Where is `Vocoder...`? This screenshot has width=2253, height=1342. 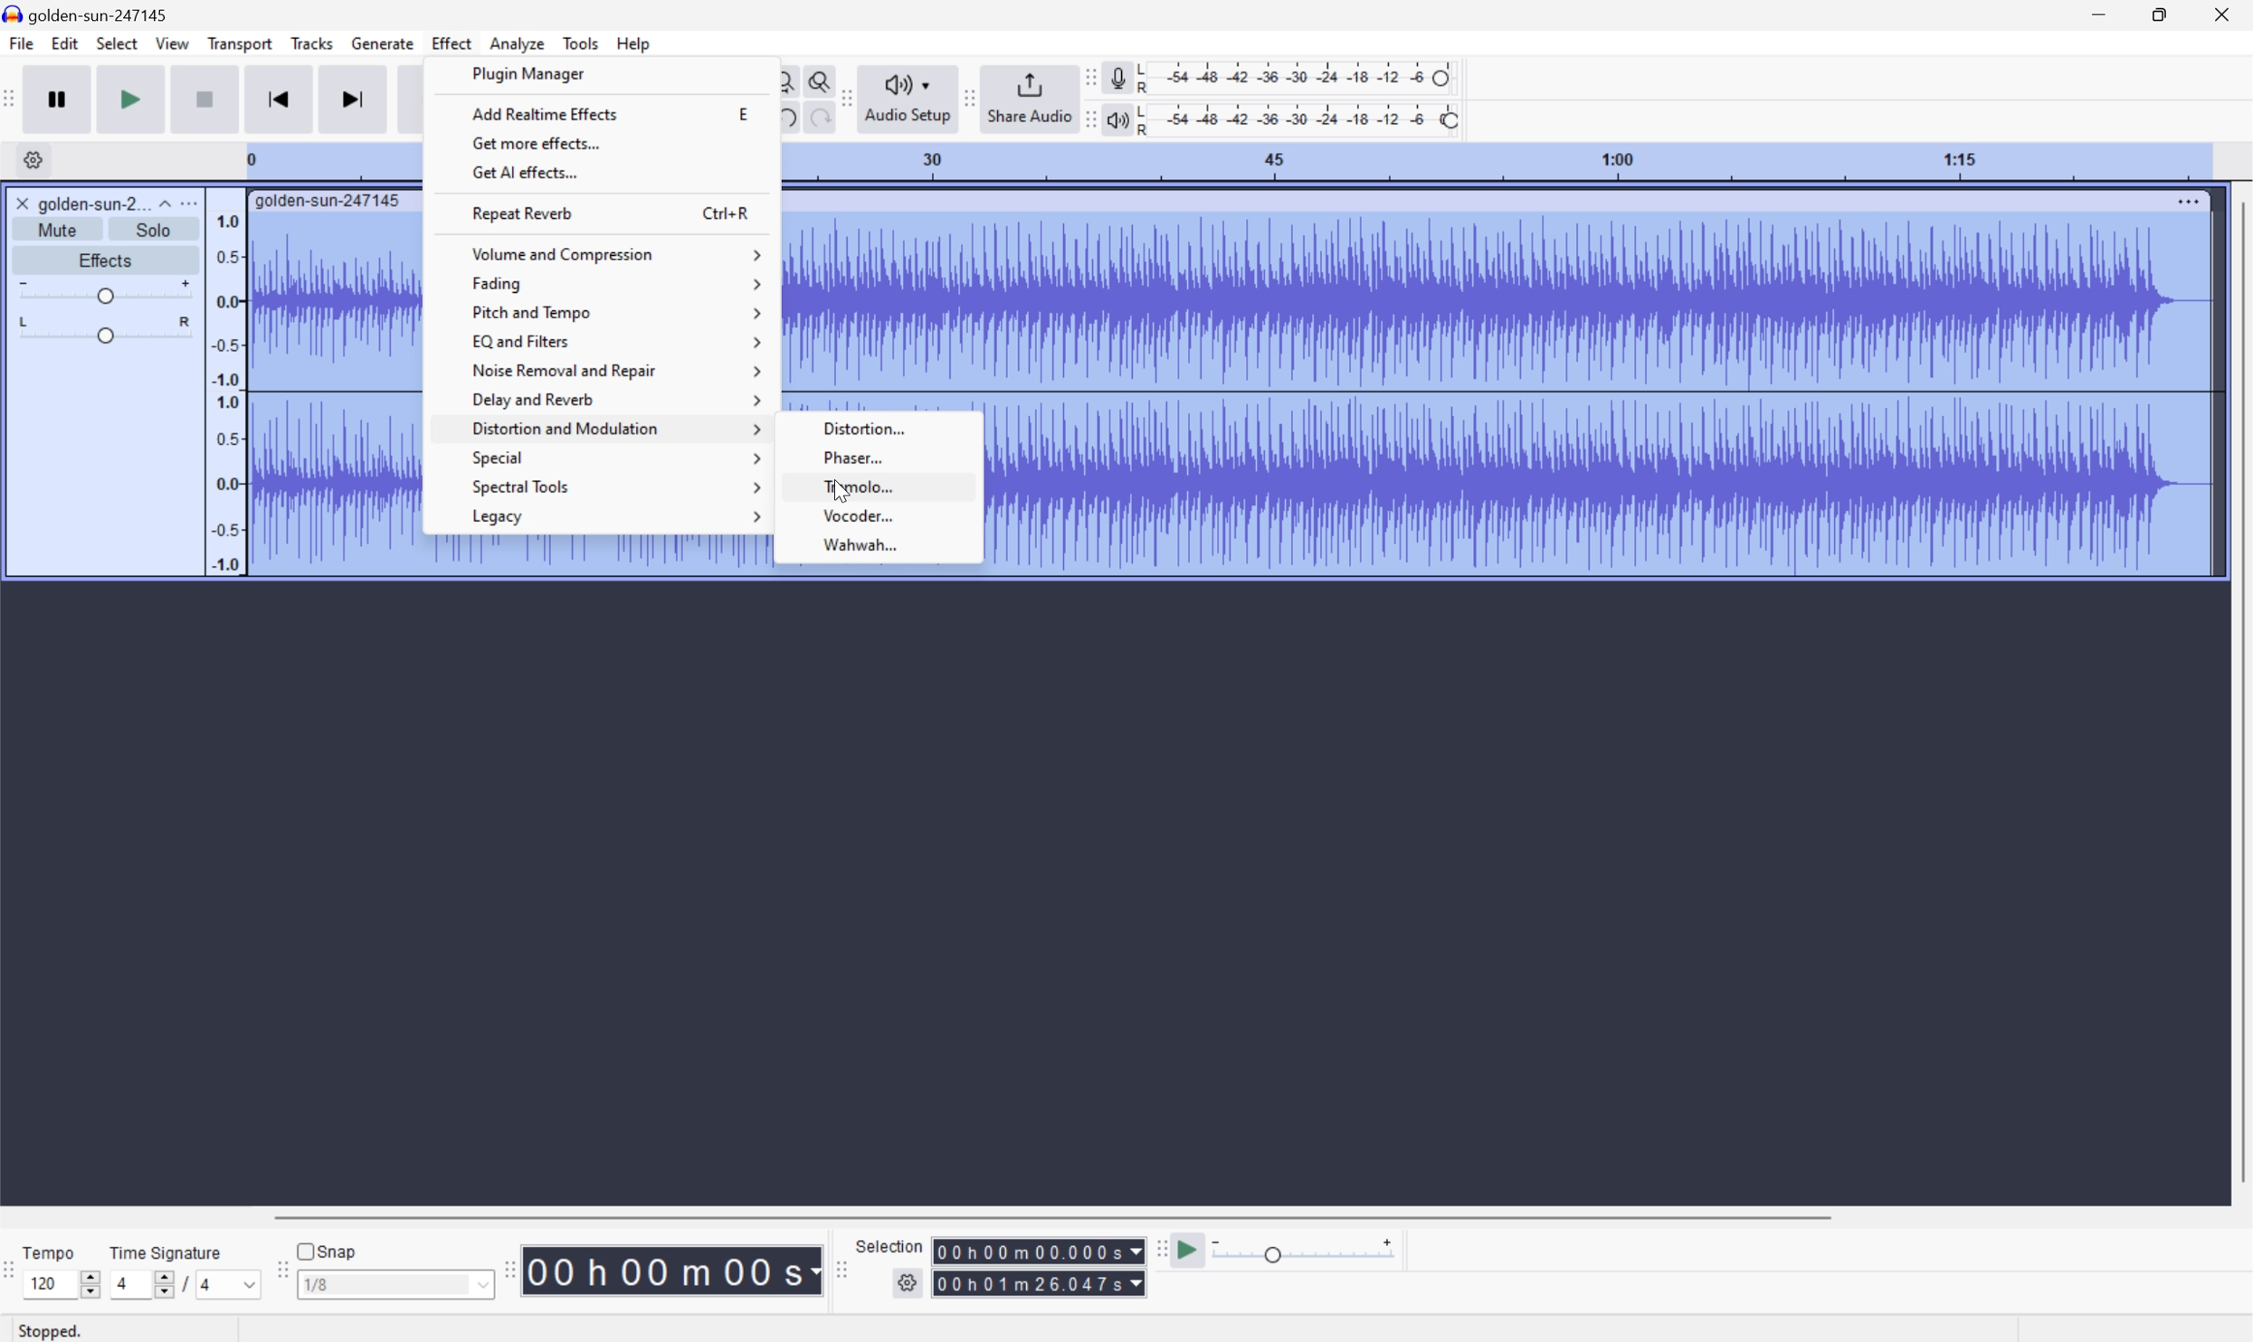 Vocoder... is located at coordinates (879, 515).